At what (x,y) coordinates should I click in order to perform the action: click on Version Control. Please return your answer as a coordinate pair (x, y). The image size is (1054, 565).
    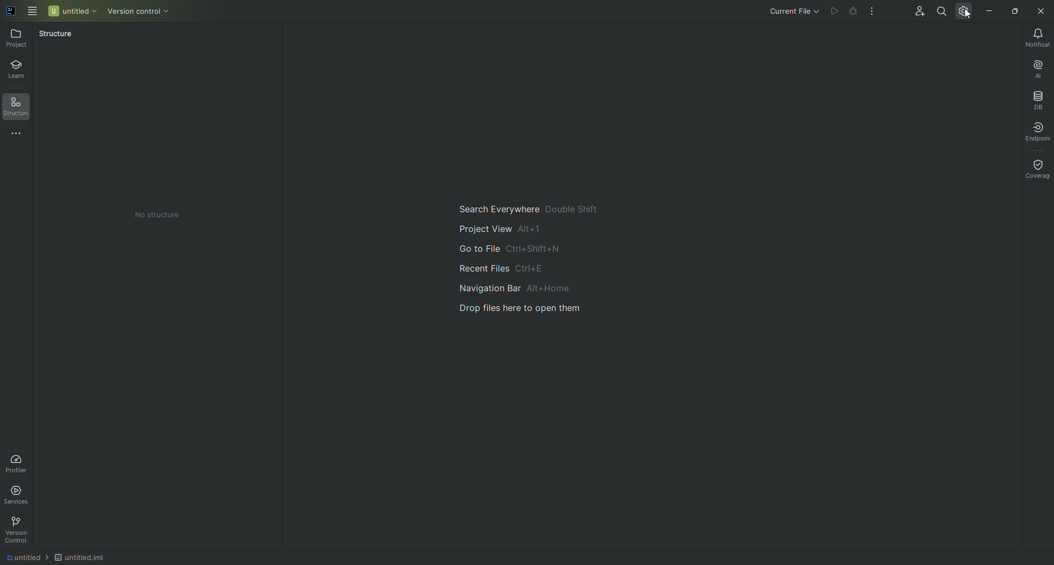
    Looking at the image, I should click on (20, 529).